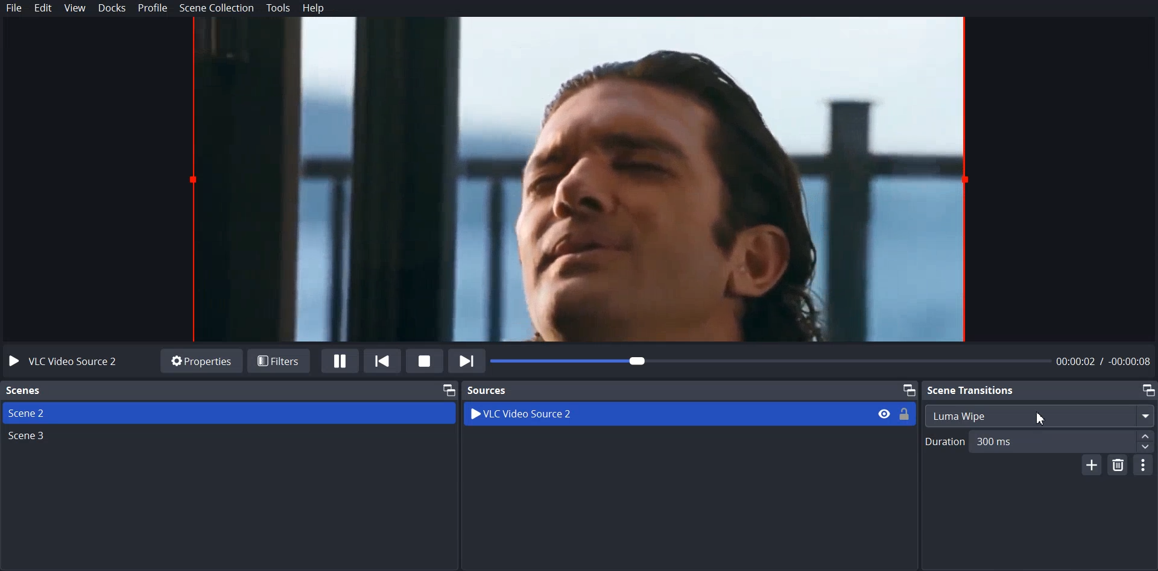 This screenshot has height=571, width=1158. Describe the element at coordinates (229, 413) in the screenshot. I see `Source 2` at that location.